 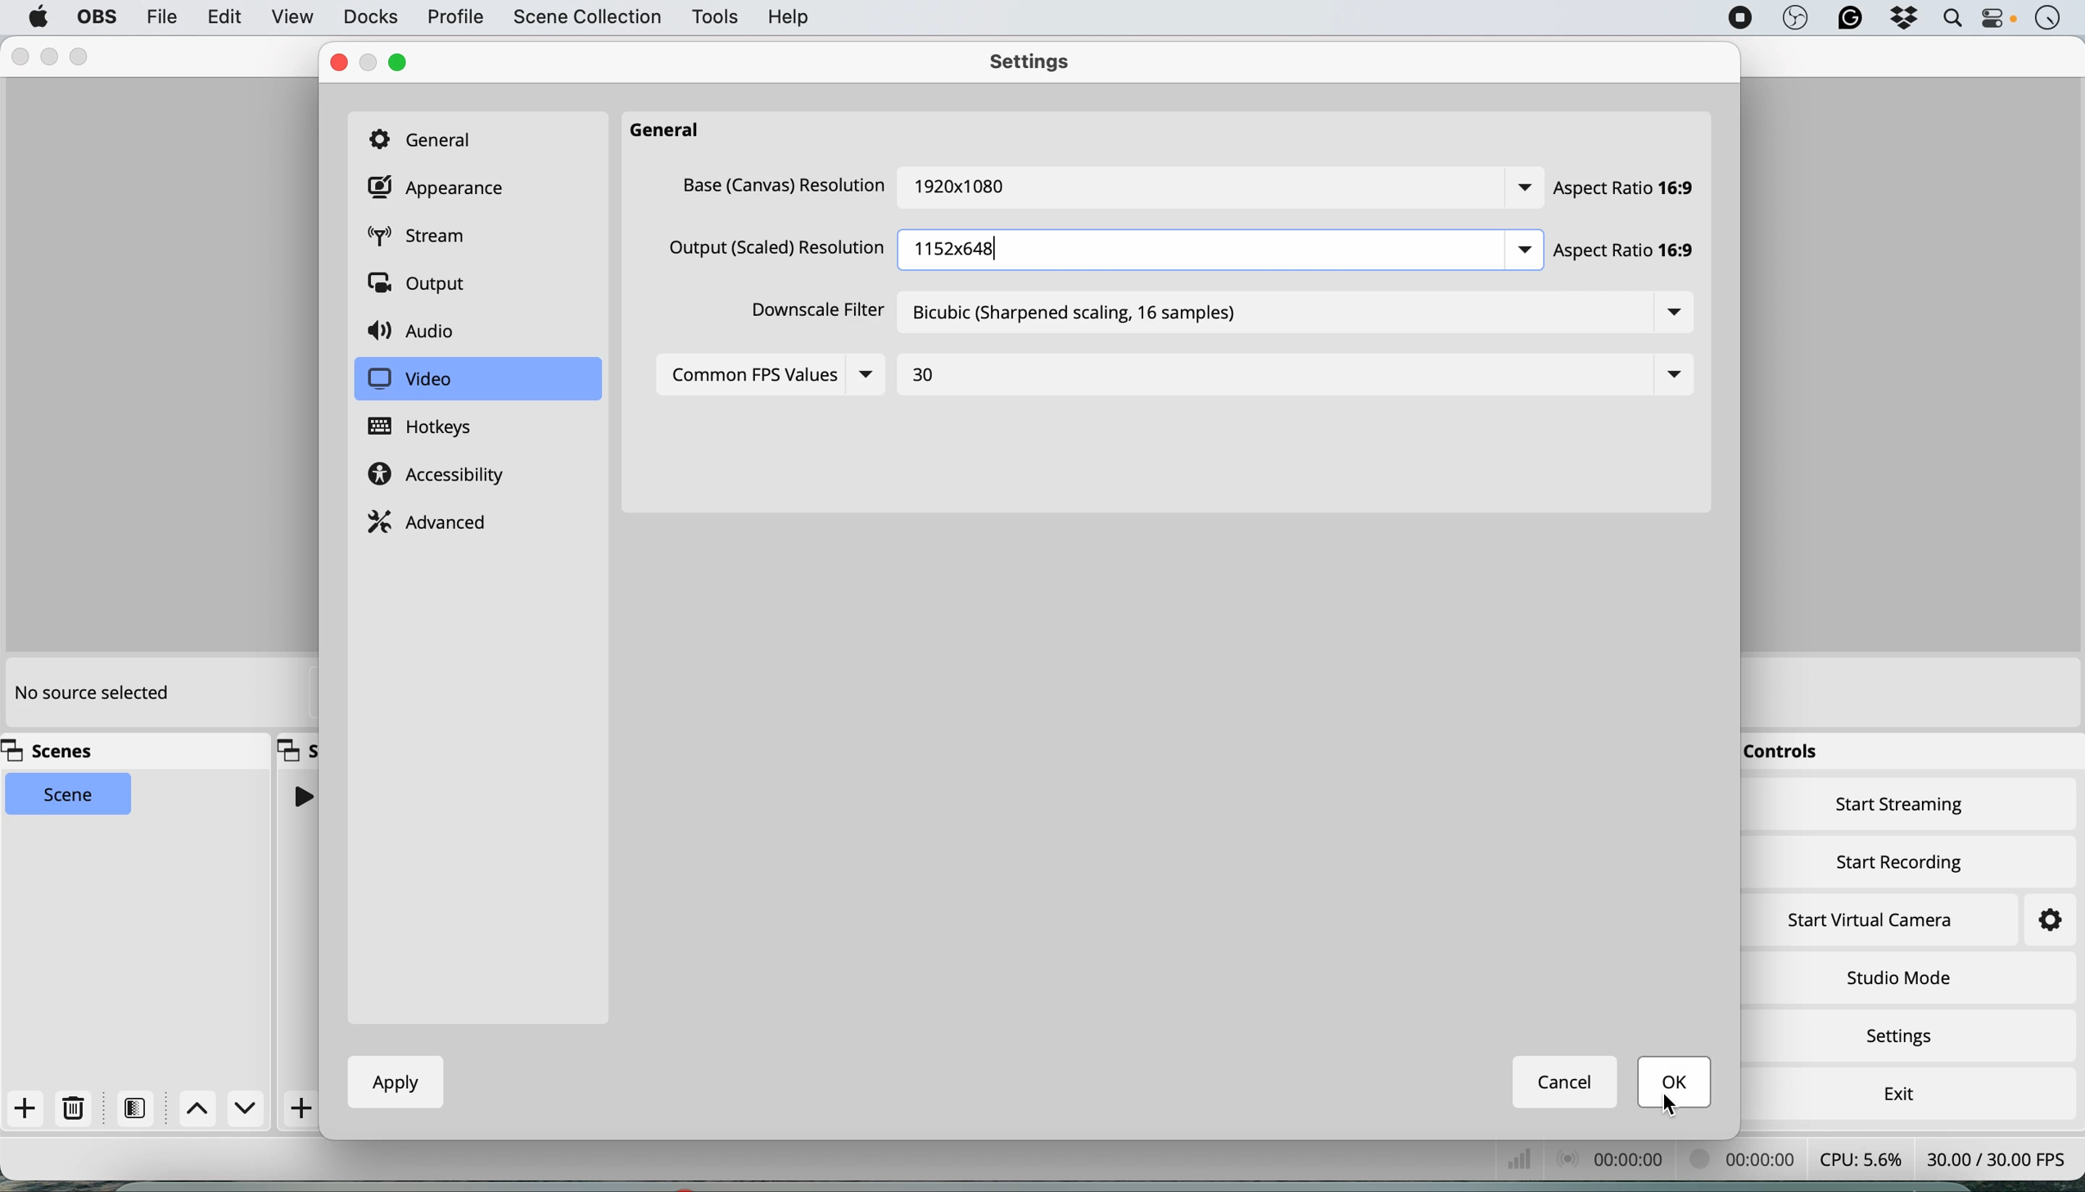 What do you see at coordinates (1997, 1157) in the screenshot?
I see `frames per second` at bounding box center [1997, 1157].